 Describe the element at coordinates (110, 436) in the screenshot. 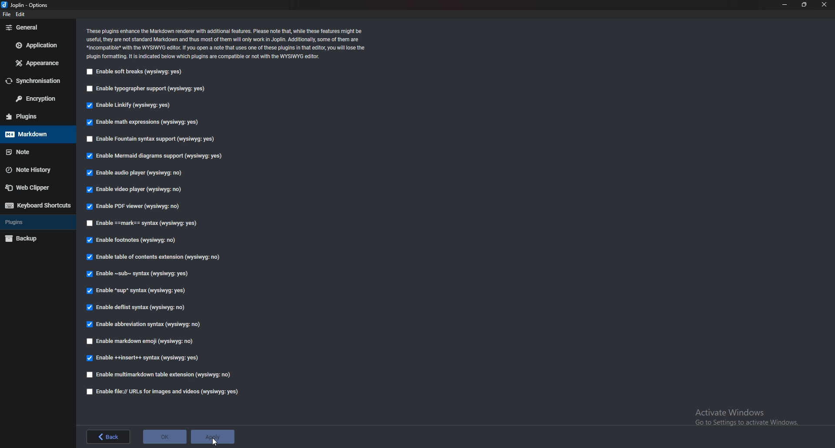

I see `back` at that location.